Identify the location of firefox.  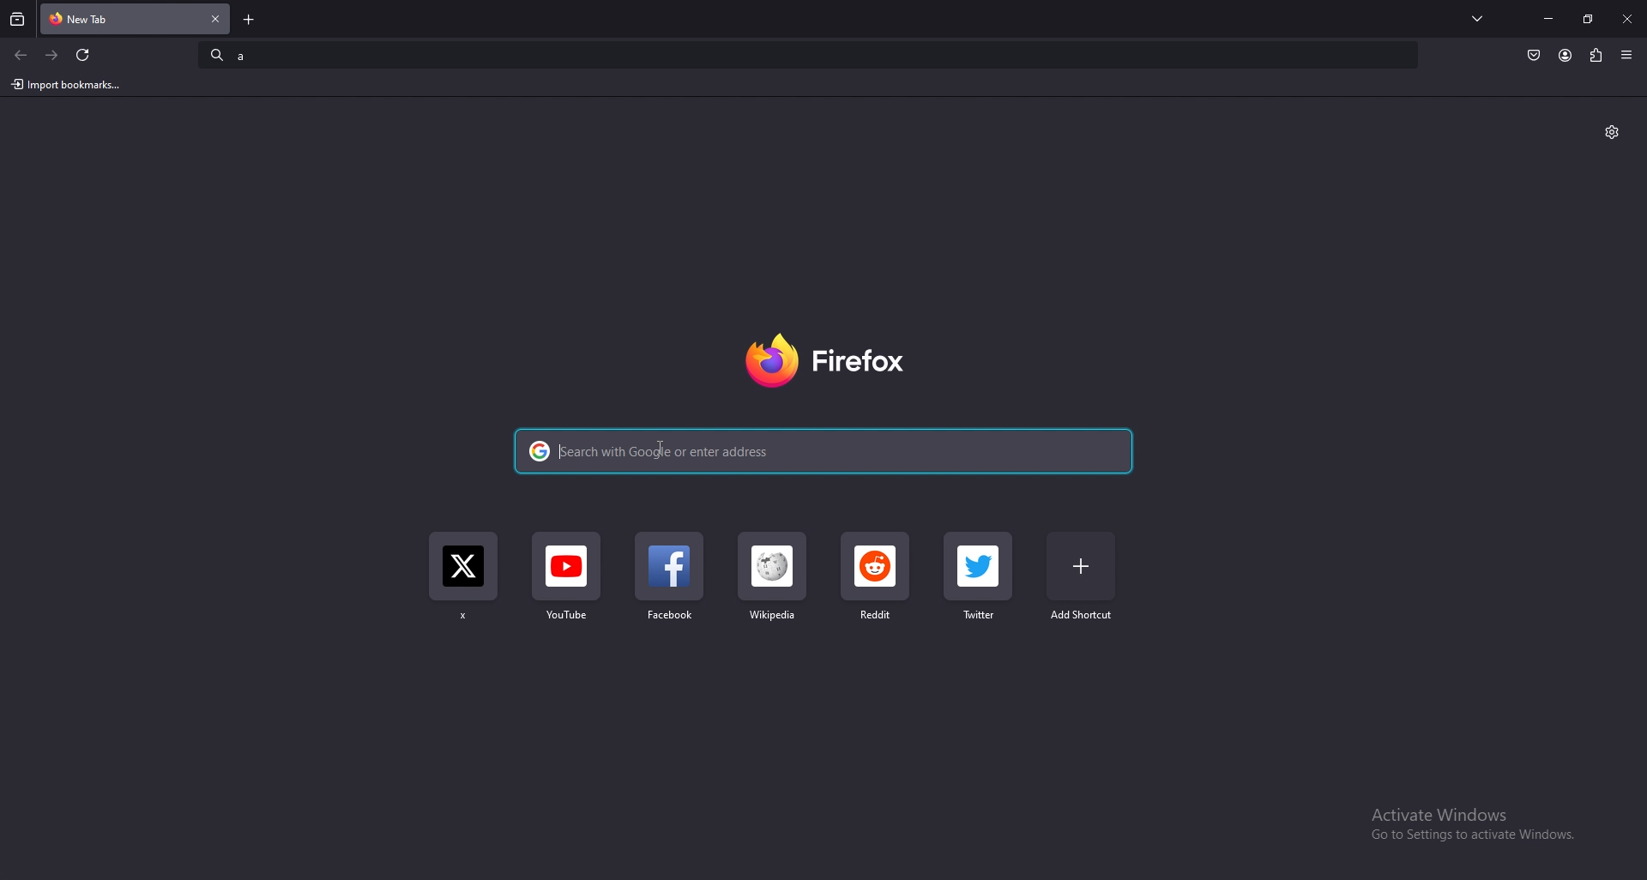
(823, 364).